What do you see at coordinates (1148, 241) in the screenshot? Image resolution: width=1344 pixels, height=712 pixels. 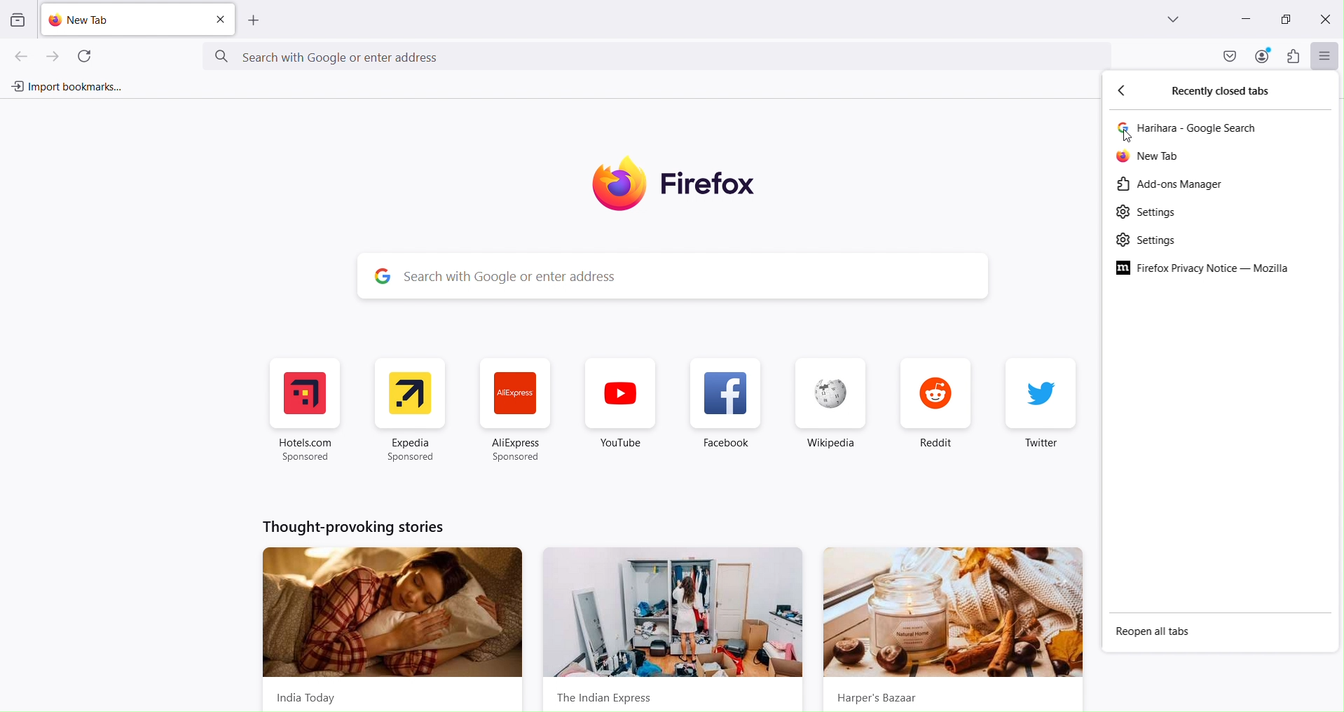 I see `Settings` at bounding box center [1148, 241].